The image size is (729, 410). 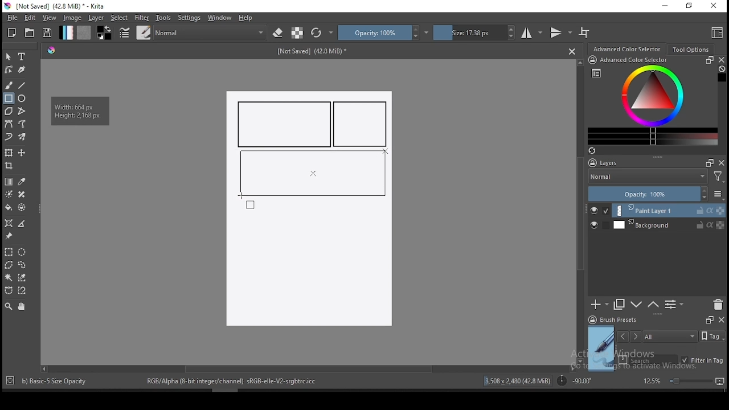 What do you see at coordinates (9, 137) in the screenshot?
I see `dynamic brush tool` at bounding box center [9, 137].